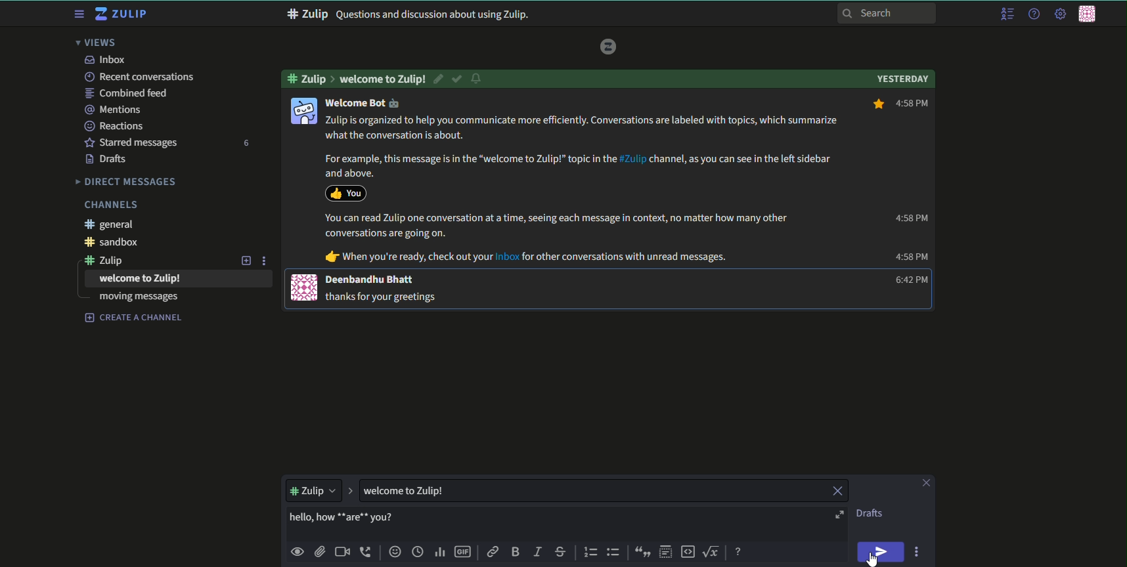 This screenshot has height=567, width=1127. What do you see at coordinates (110, 260) in the screenshot?
I see `#zulip` at bounding box center [110, 260].